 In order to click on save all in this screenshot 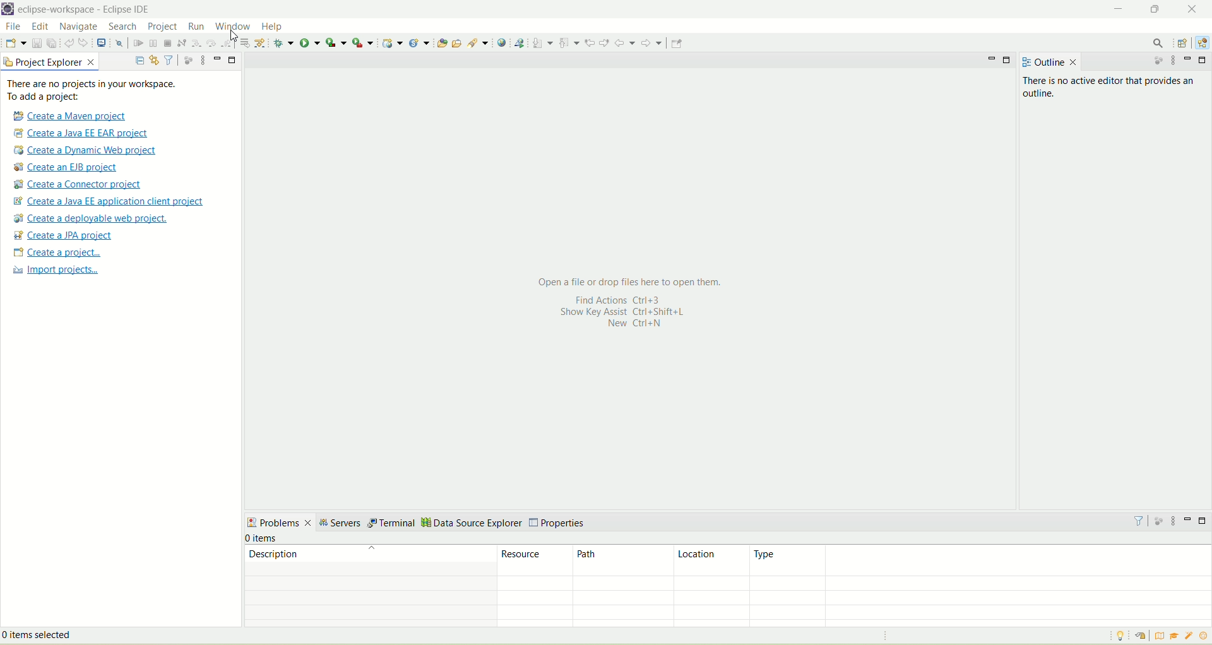, I will do `click(52, 44)`.